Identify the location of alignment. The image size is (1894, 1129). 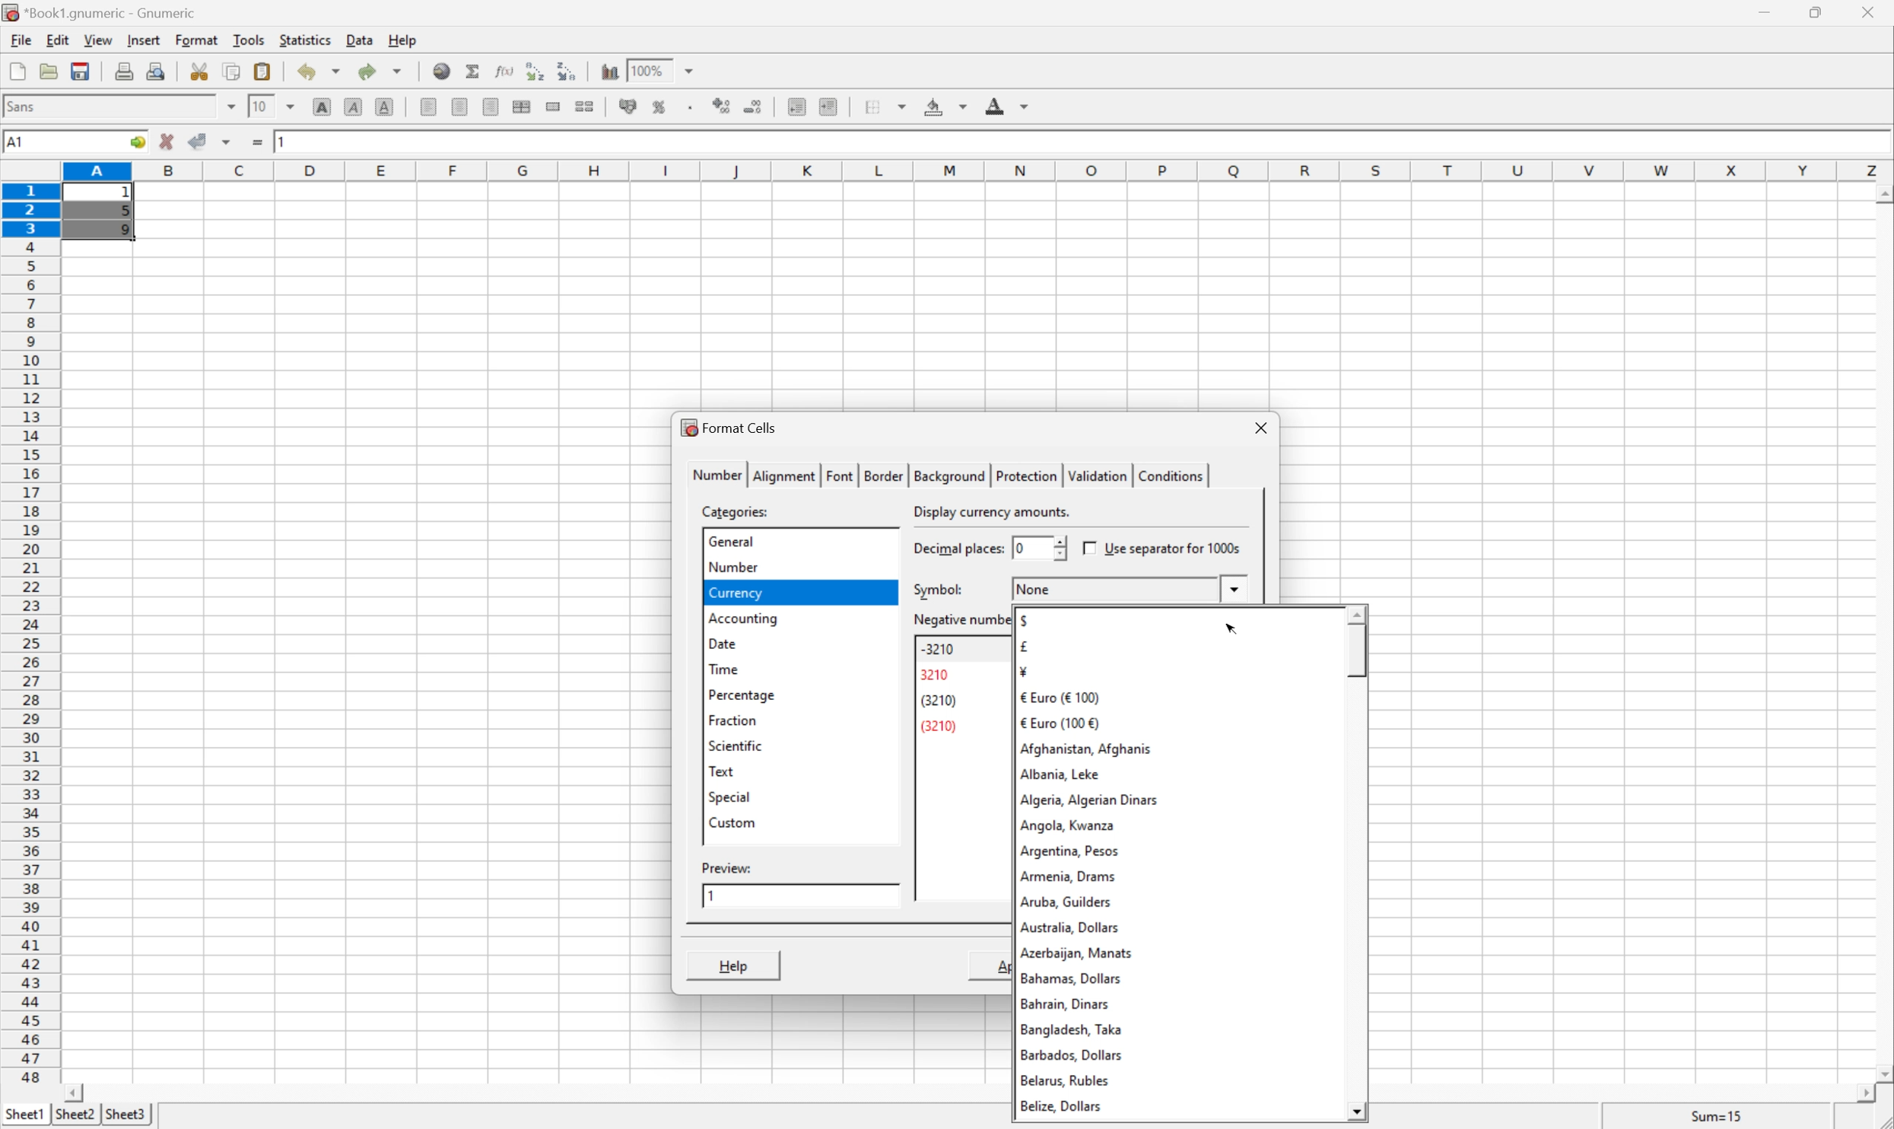
(785, 475).